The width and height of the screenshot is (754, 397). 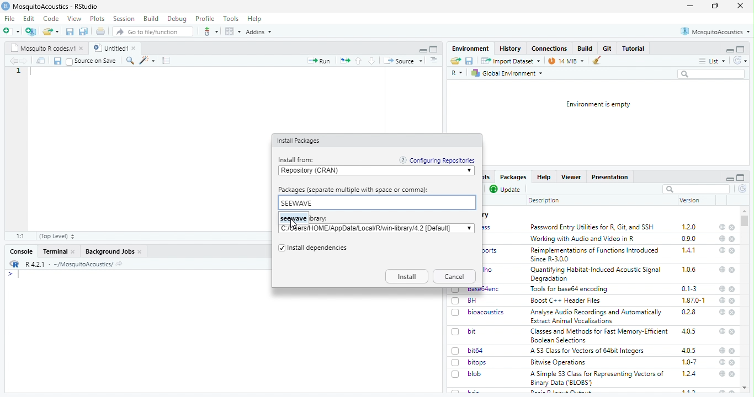 What do you see at coordinates (31, 31) in the screenshot?
I see `add file` at bounding box center [31, 31].